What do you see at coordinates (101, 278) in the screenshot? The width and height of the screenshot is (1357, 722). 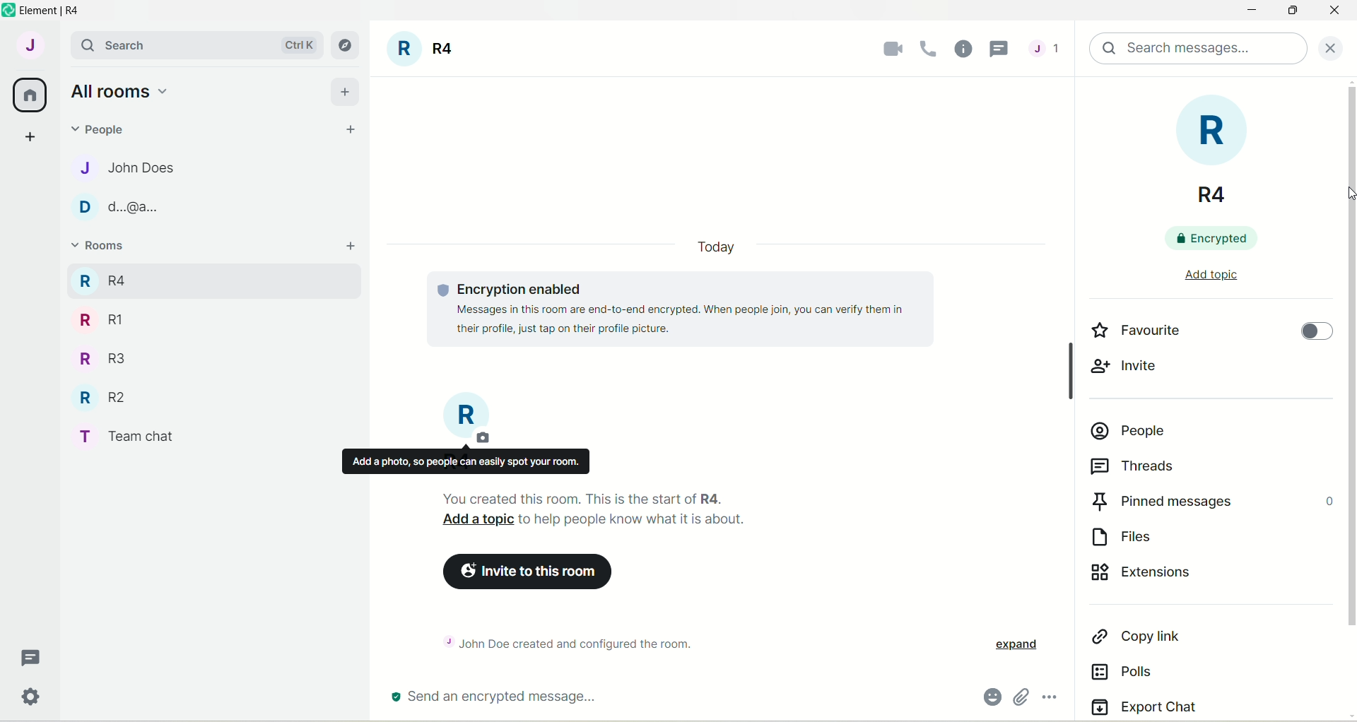 I see `R R4` at bounding box center [101, 278].